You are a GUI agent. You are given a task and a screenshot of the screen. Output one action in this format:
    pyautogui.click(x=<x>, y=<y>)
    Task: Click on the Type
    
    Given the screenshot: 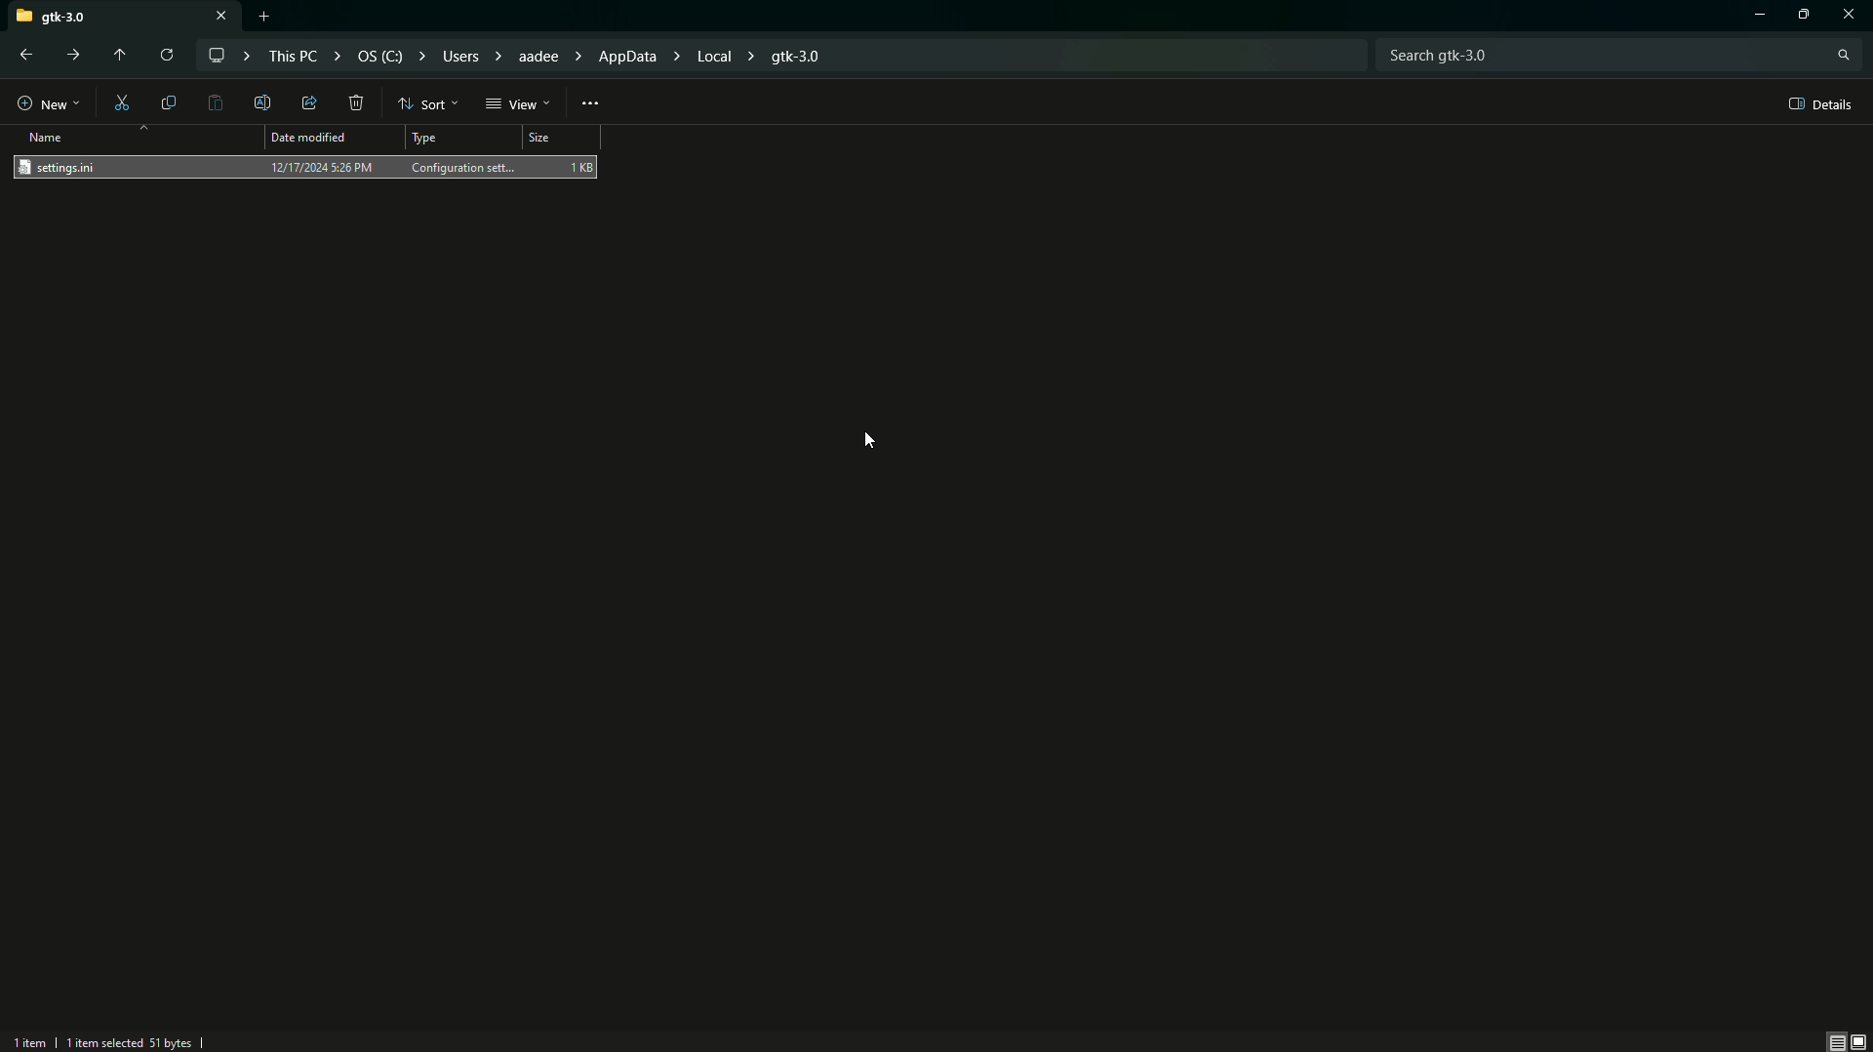 What is the action you would take?
    pyautogui.click(x=427, y=140)
    